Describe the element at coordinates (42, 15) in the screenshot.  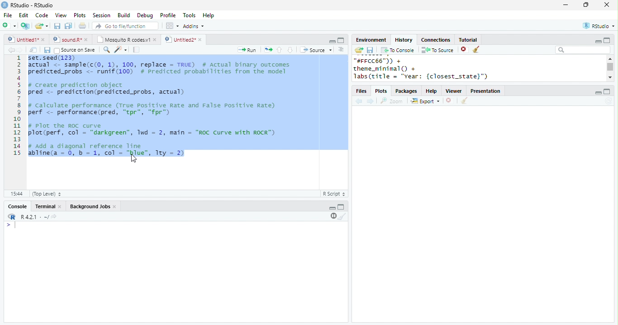
I see `Code` at that location.